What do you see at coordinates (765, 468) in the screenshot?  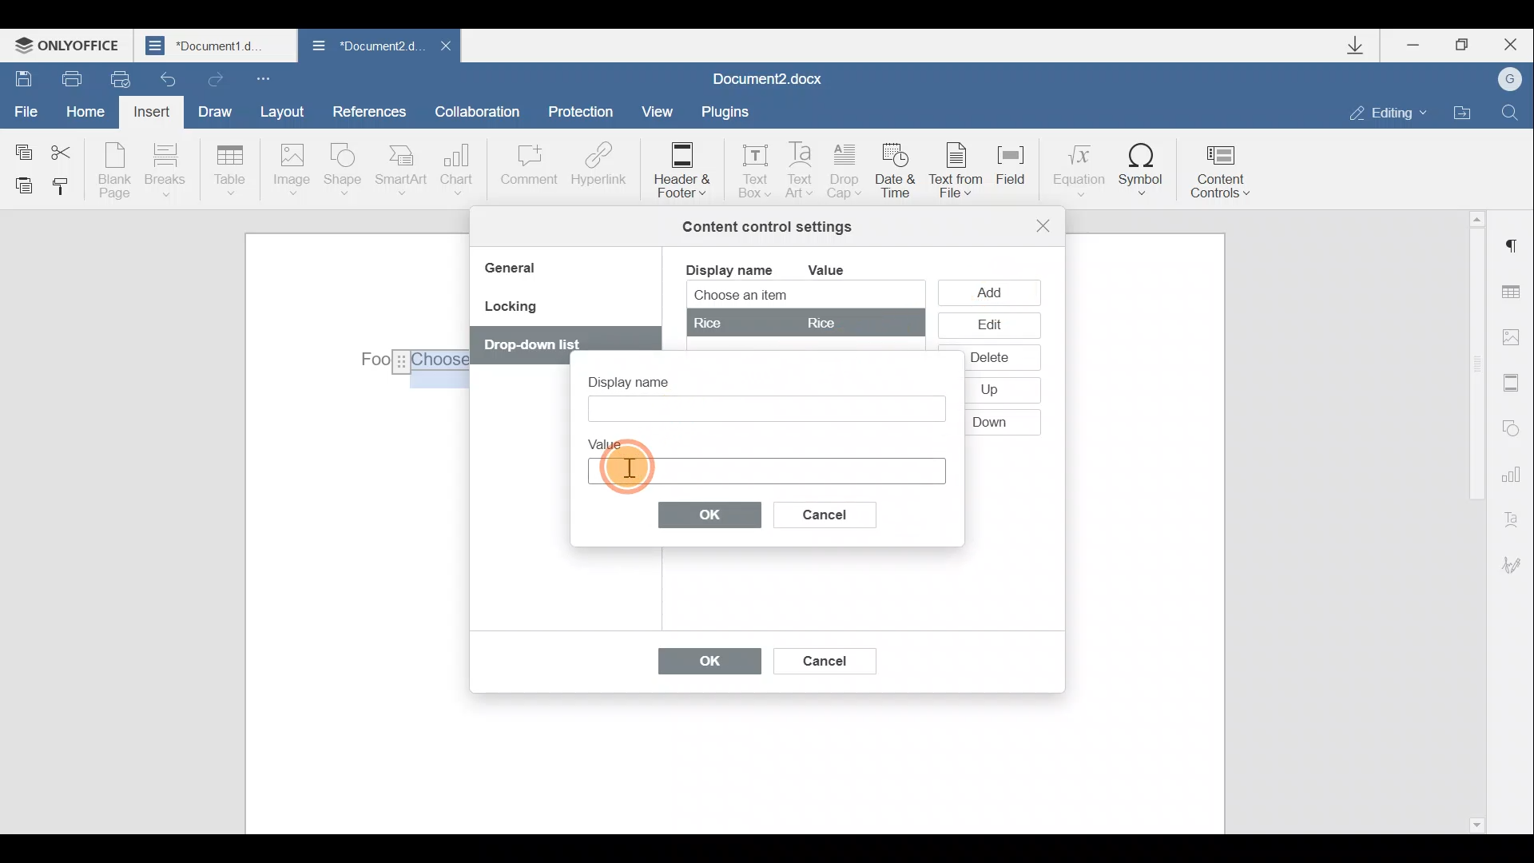 I see `Text box` at bounding box center [765, 468].